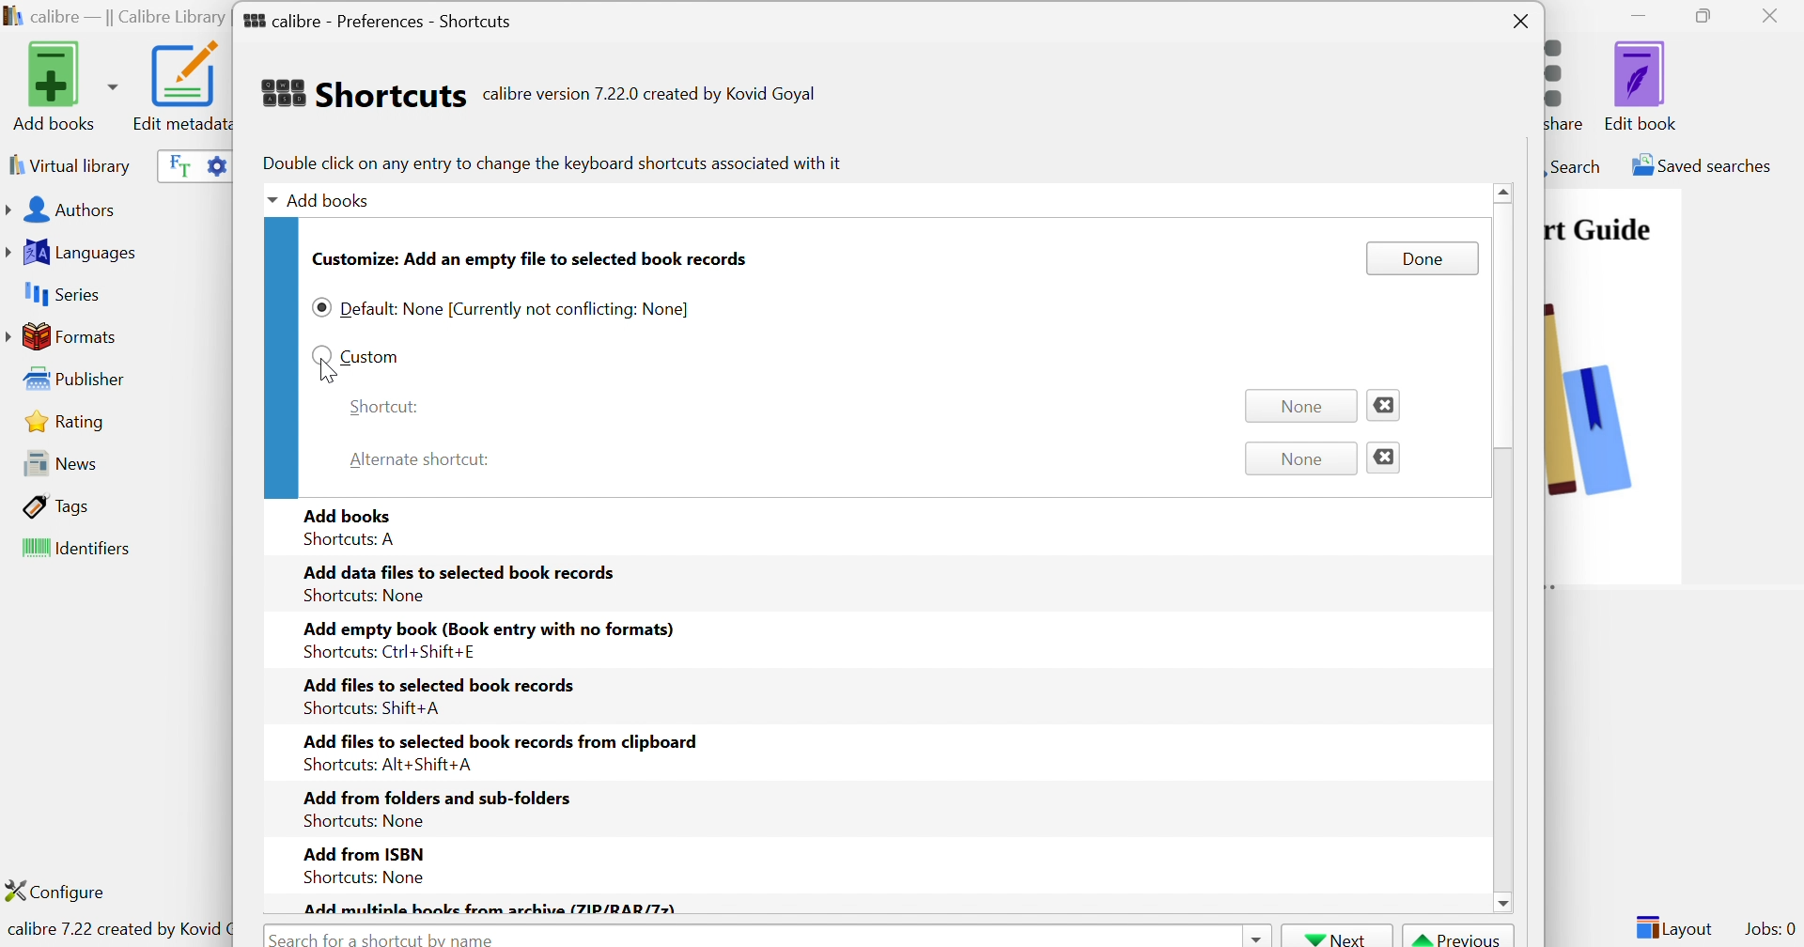  What do you see at coordinates (461, 571) in the screenshot?
I see `Add data files to selected book records` at bounding box center [461, 571].